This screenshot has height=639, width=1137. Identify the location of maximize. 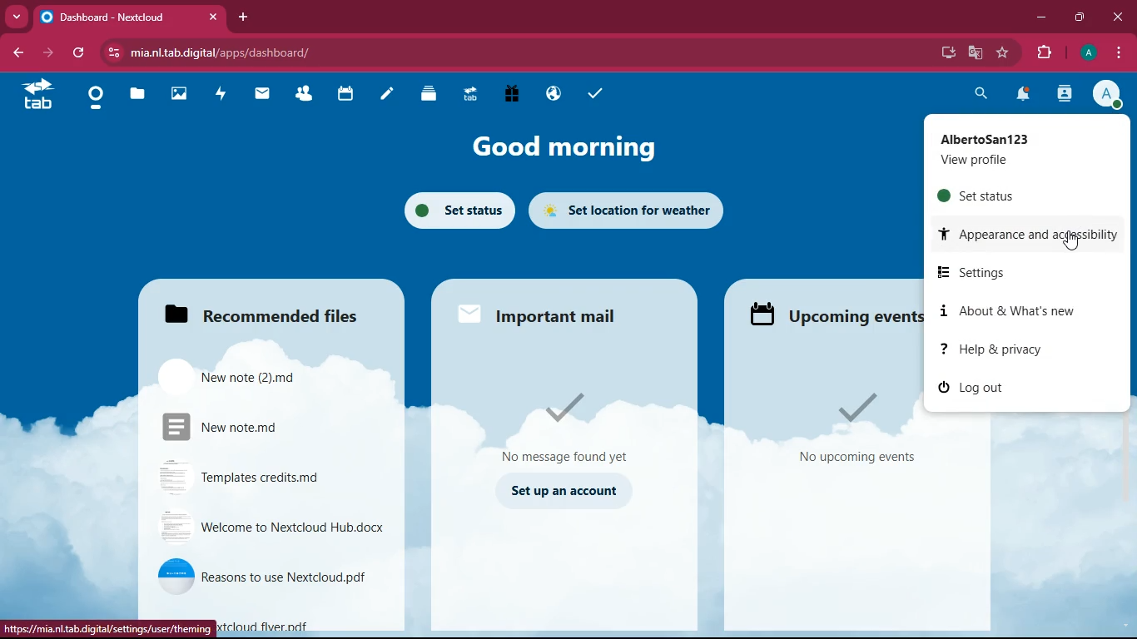
(1082, 16).